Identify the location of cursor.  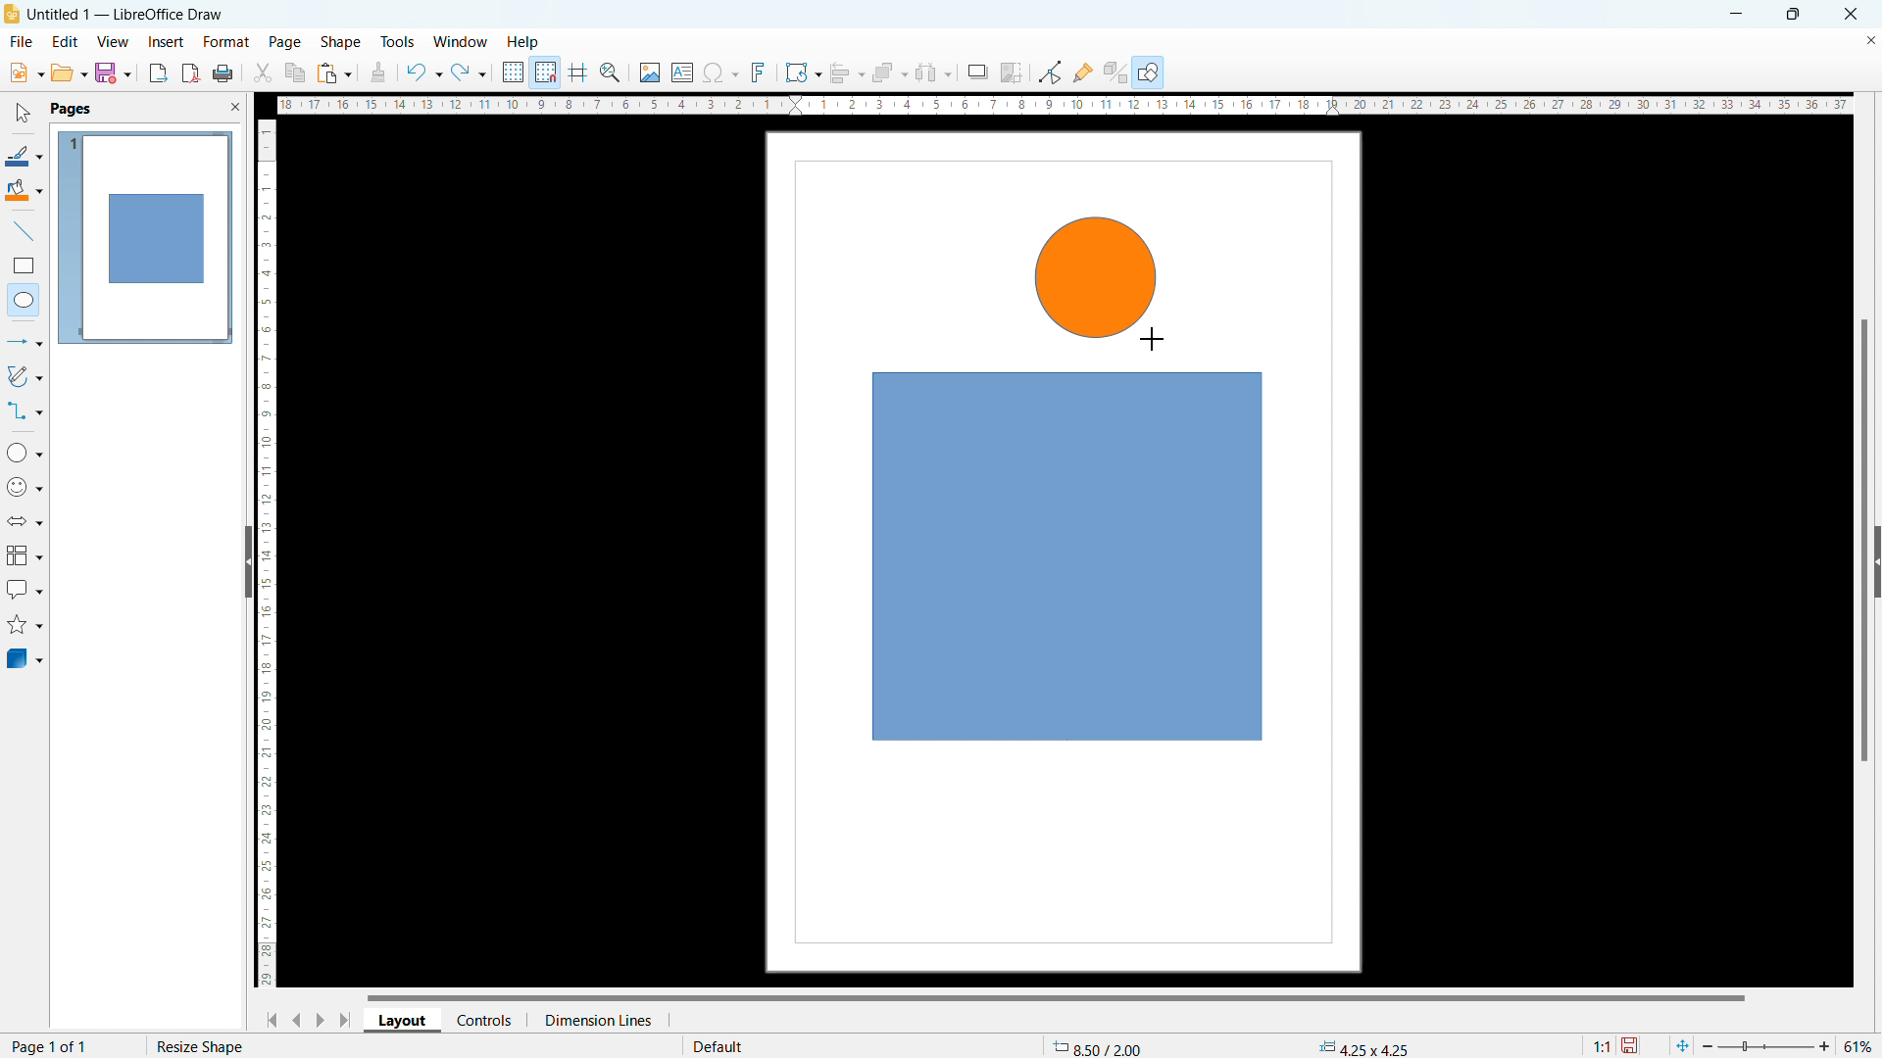
(1153, 340).